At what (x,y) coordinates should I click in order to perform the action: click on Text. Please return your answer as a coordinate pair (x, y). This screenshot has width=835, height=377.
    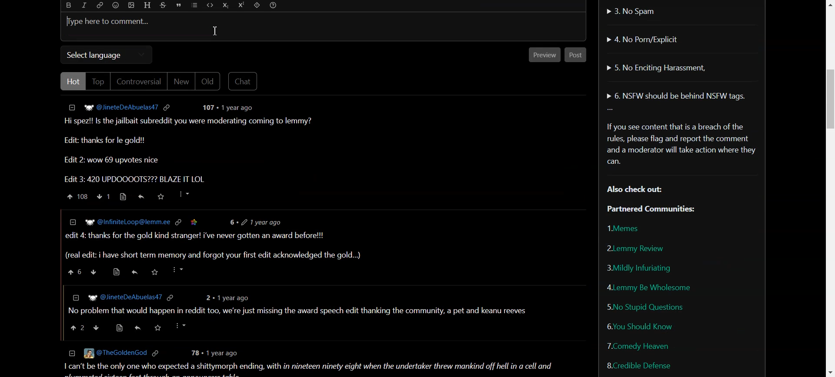
    Looking at the image, I should click on (681, 165).